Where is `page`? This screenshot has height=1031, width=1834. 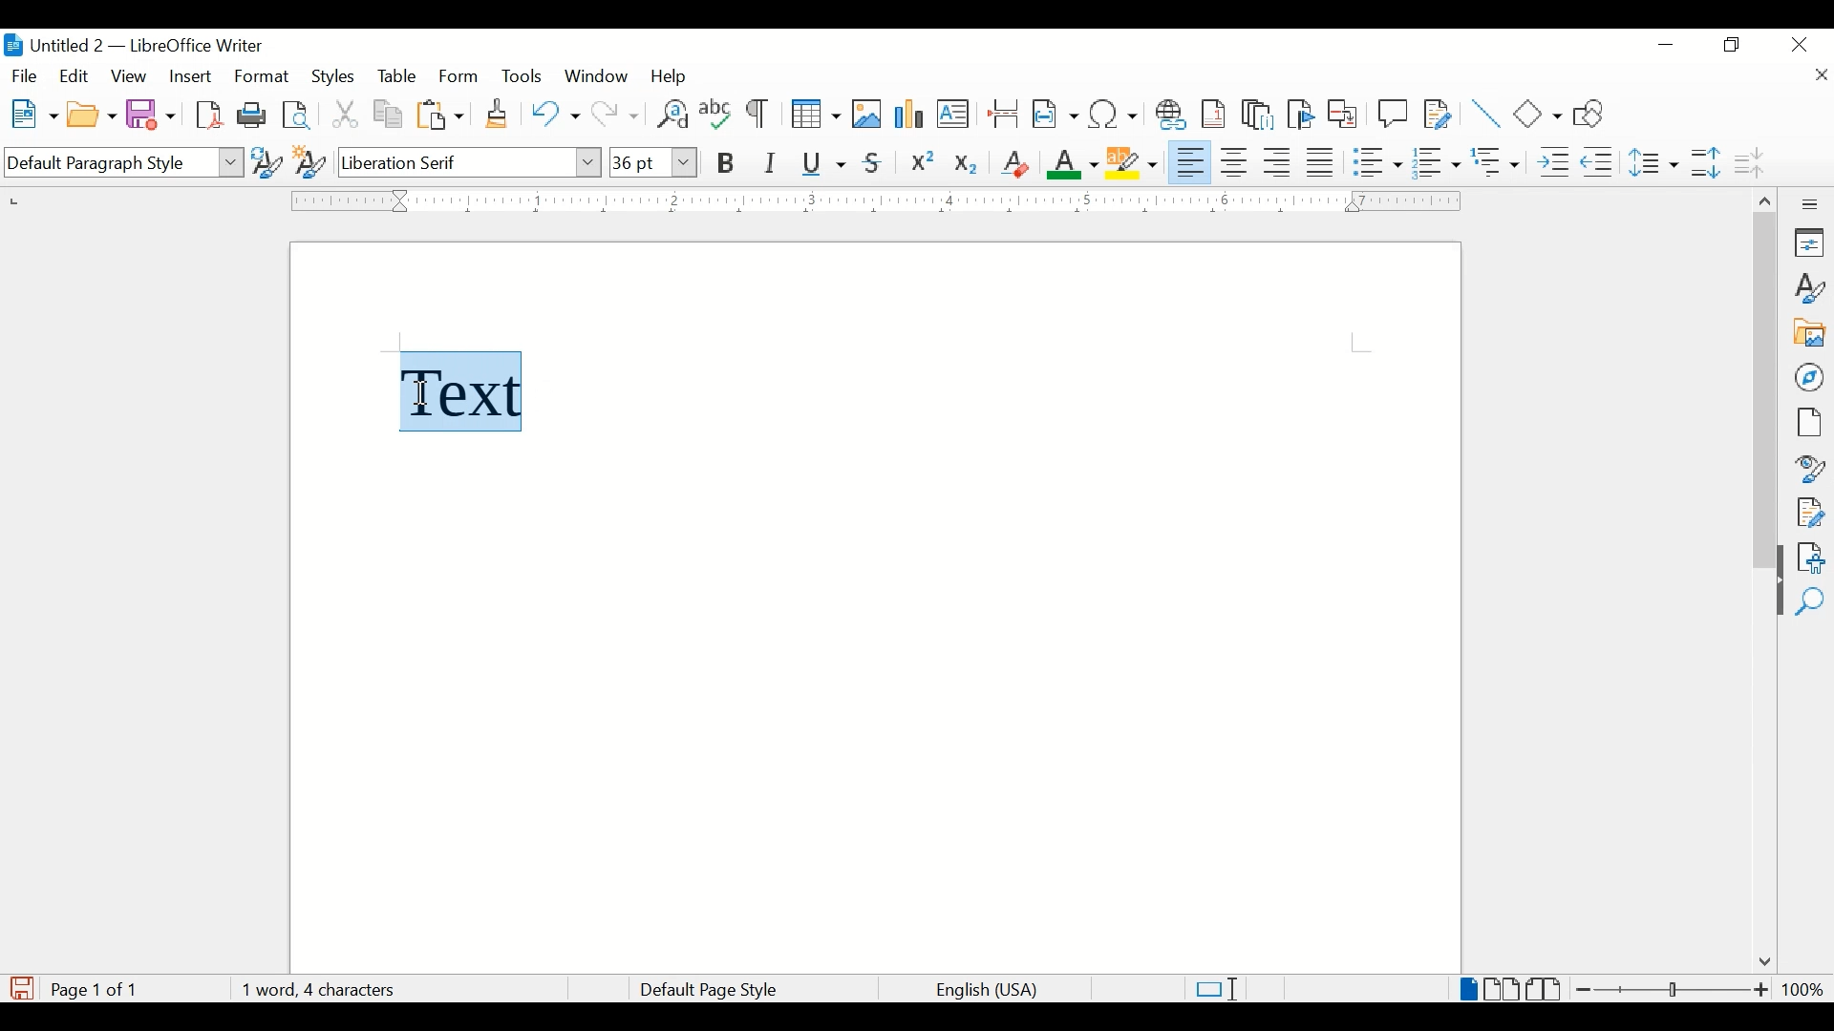
page is located at coordinates (1808, 422).